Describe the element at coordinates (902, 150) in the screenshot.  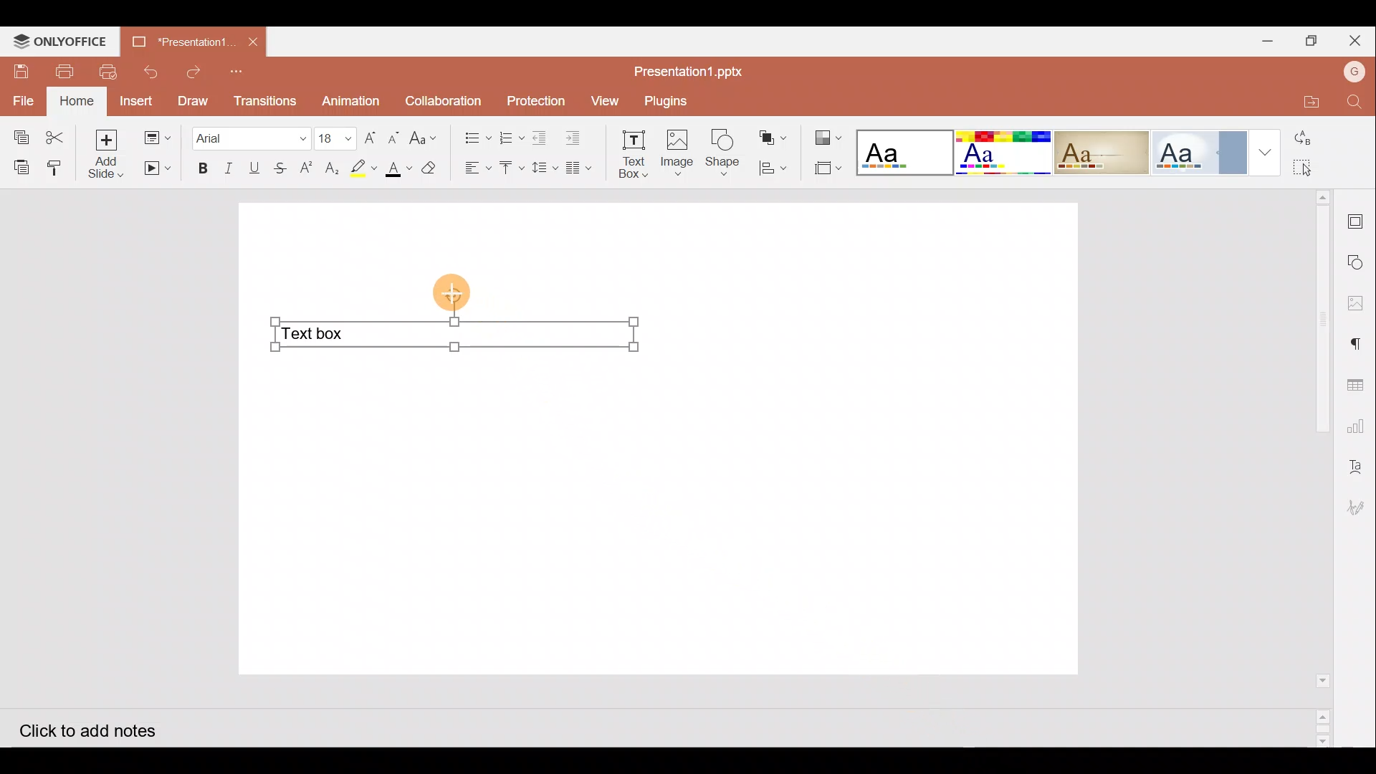
I see `Blank` at that location.